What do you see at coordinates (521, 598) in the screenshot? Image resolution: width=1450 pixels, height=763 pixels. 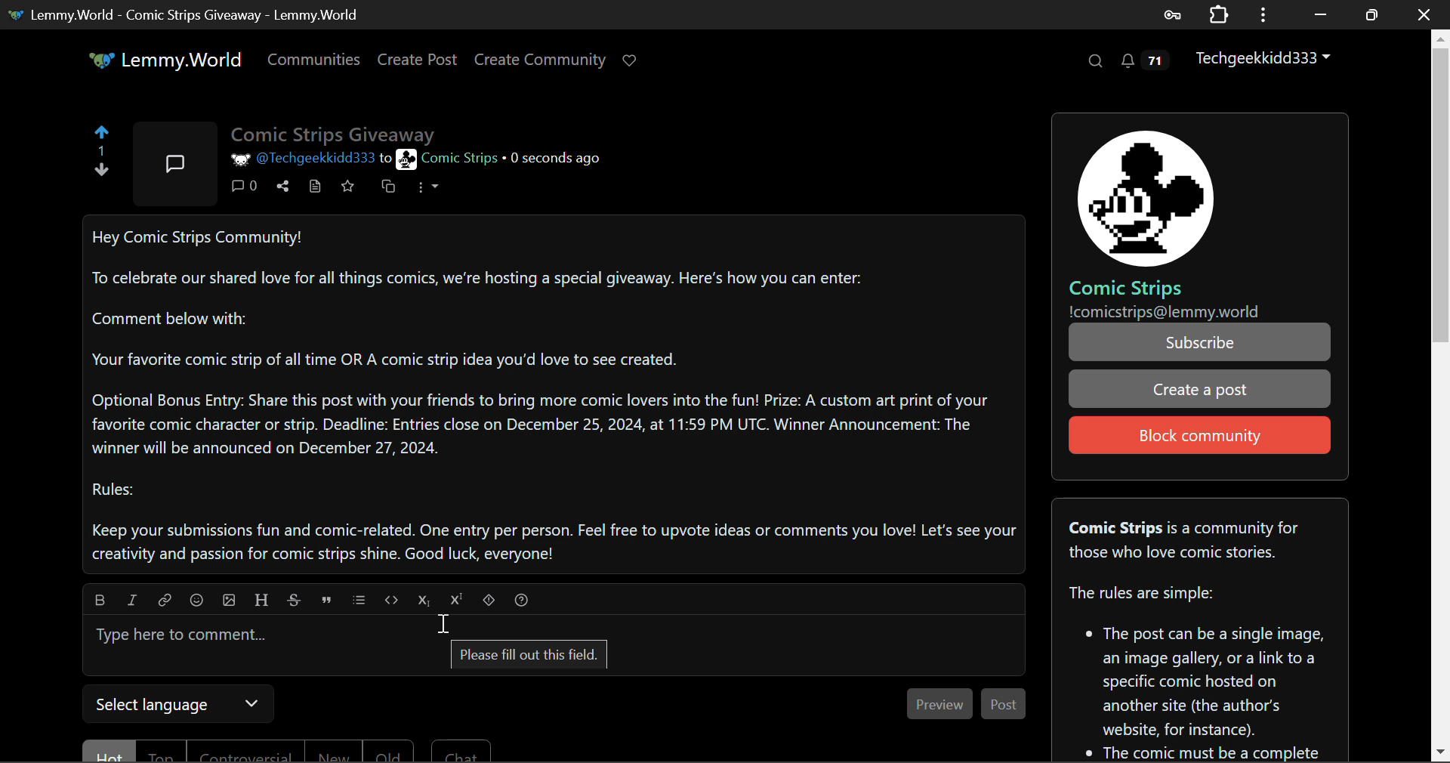 I see `formatting help` at bounding box center [521, 598].